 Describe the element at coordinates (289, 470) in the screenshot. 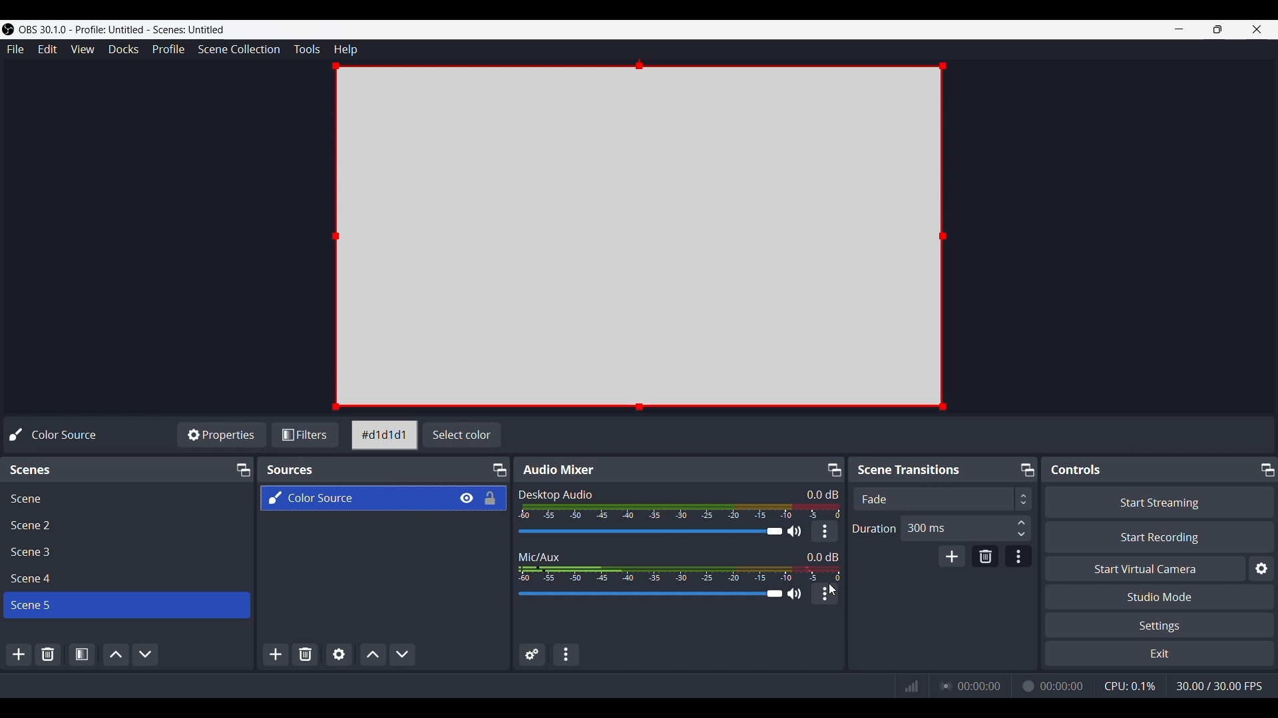

I see `Sources` at that location.